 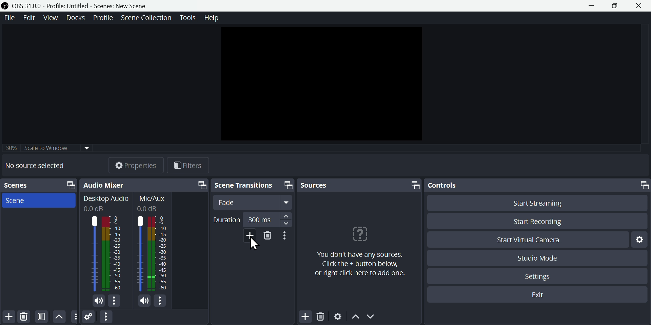 What do you see at coordinates (252, 236) in the screenshot?
I see `Add` at bounding box center [252, 236].